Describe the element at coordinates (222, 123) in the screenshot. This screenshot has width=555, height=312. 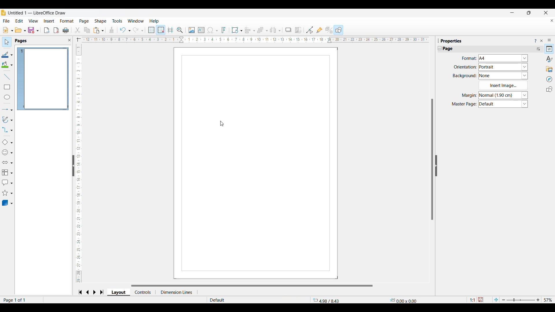
I see `Cursor` at that location.